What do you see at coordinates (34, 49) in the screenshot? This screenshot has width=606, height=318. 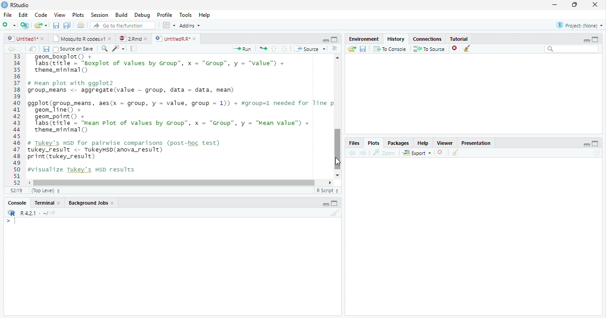 I see `Show in new window` at bounding box center [34, 49].